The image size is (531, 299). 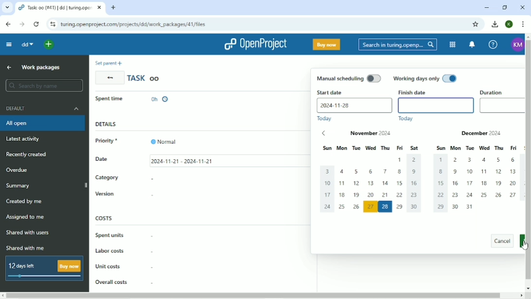 What do you see at coordinates (327, 45) in the screenshot?
I see `Buy now` at bounding box center [327, 45].